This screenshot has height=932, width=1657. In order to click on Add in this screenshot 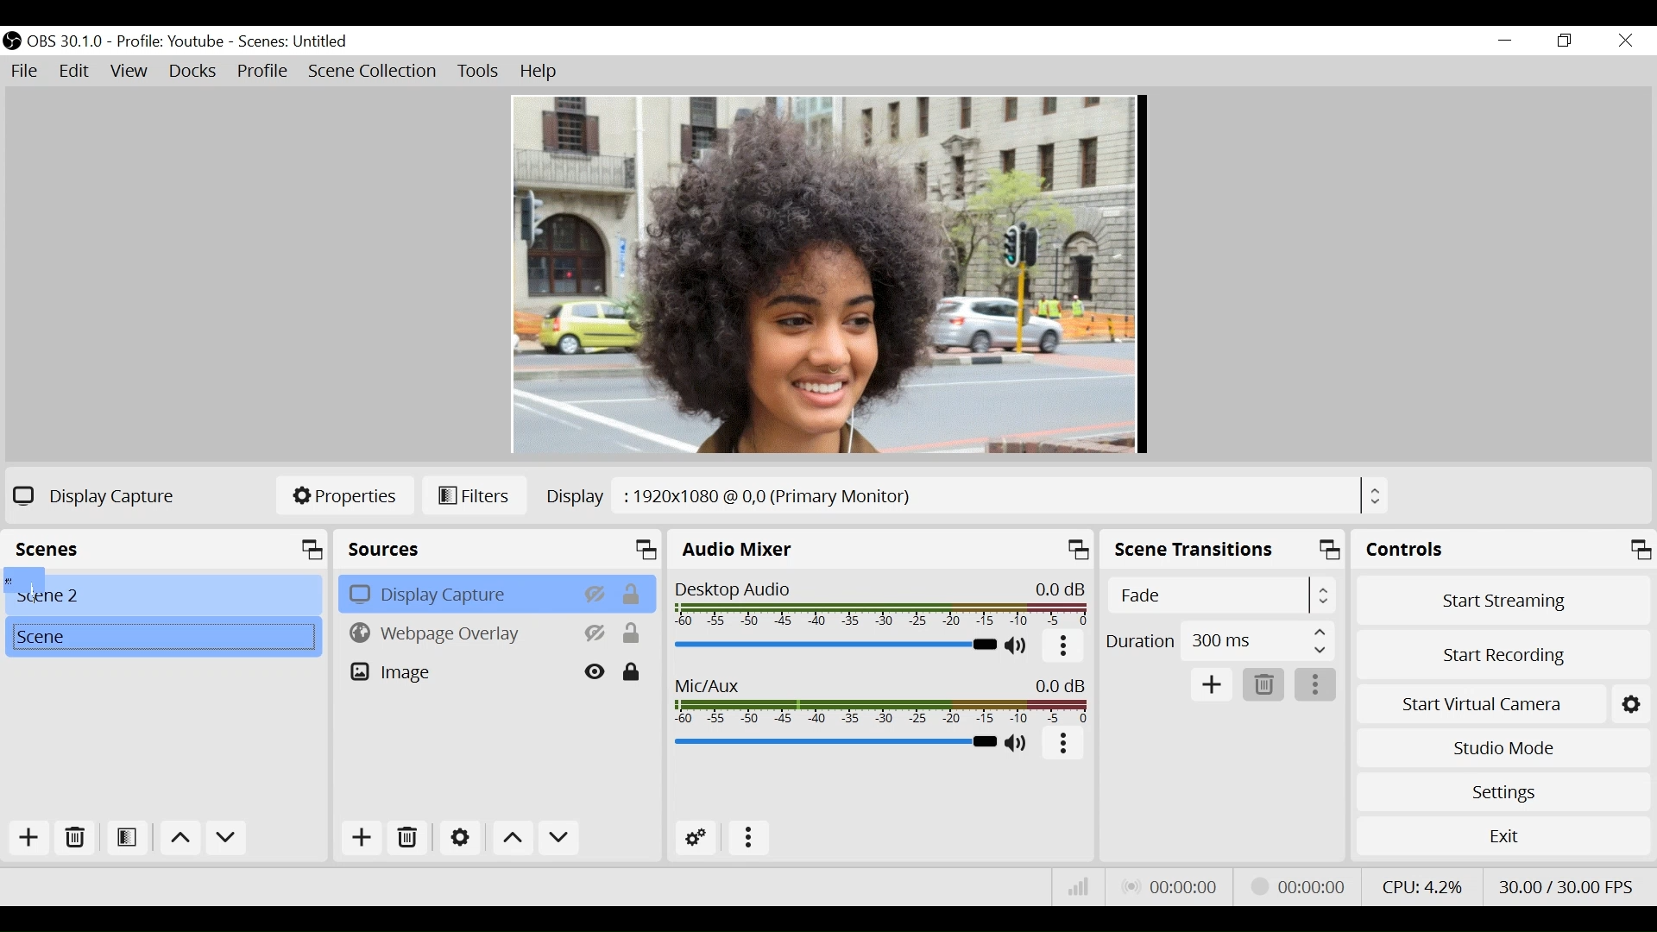, I will do `click(363, 836)`.